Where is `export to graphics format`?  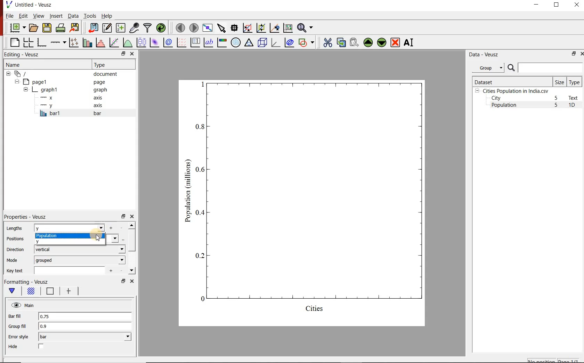
export to graphics format is located at coordinates (75, 28).